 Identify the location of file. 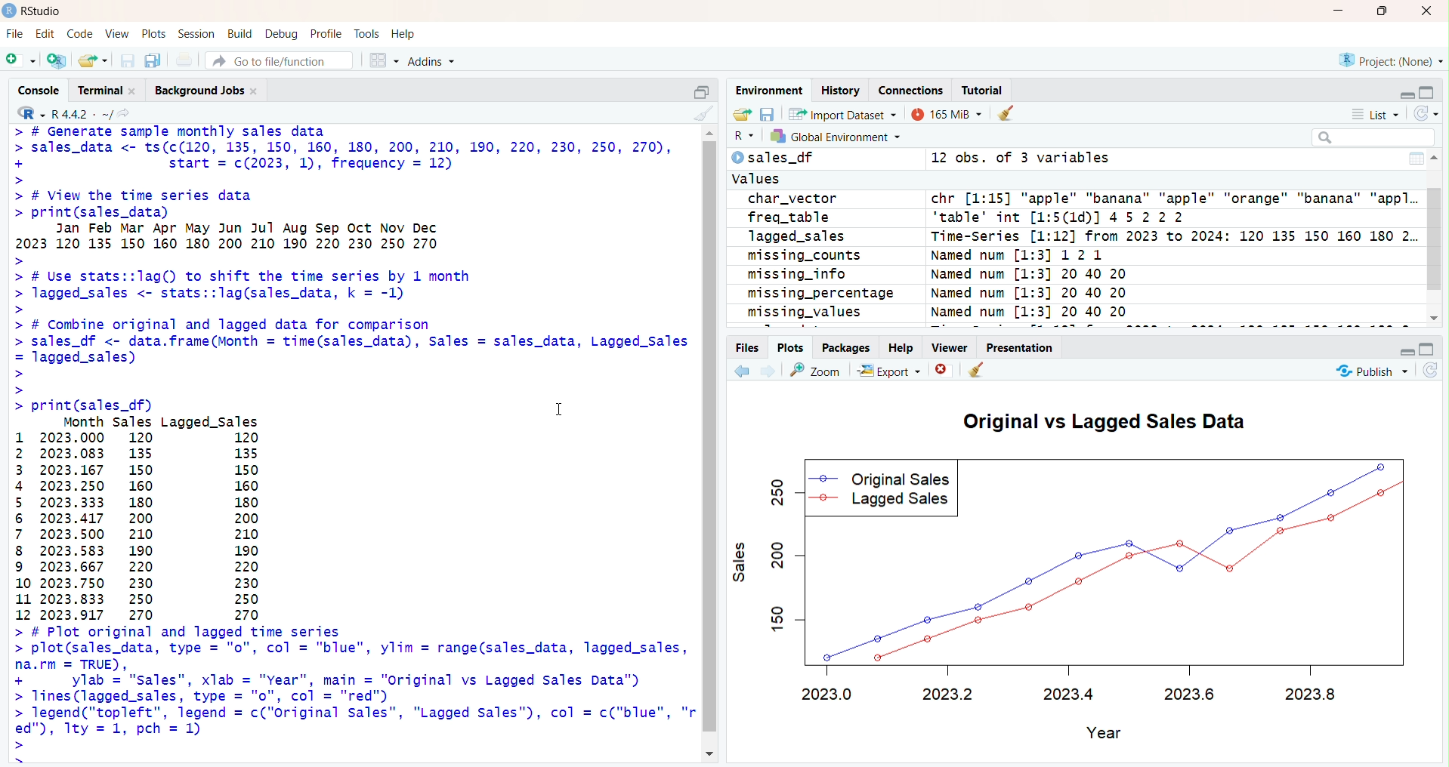
(13, 33).